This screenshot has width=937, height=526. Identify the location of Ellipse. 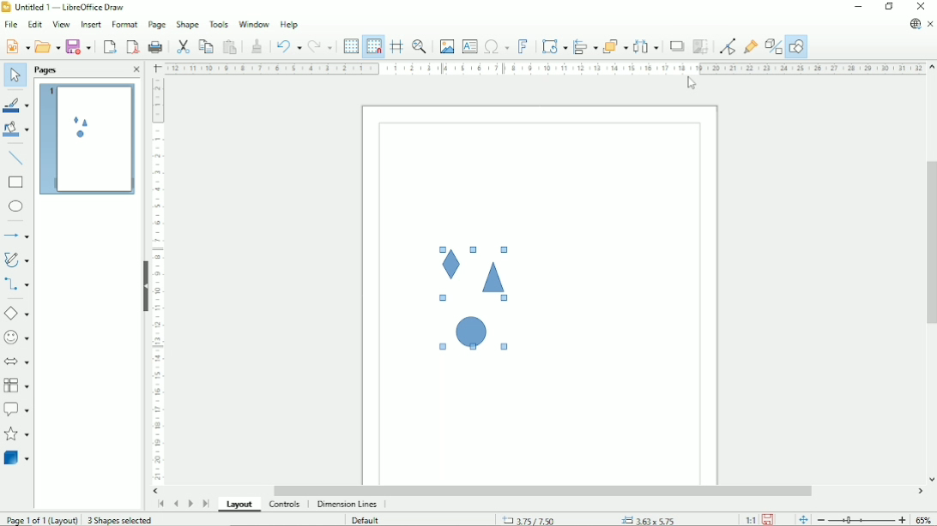
(15, 207).